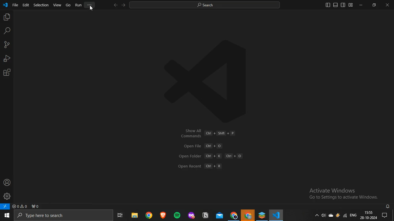 This screenshot has width=394, height=221. Describe the element at coordinates (68, 5) in the screenshot. I see `go` at that location.